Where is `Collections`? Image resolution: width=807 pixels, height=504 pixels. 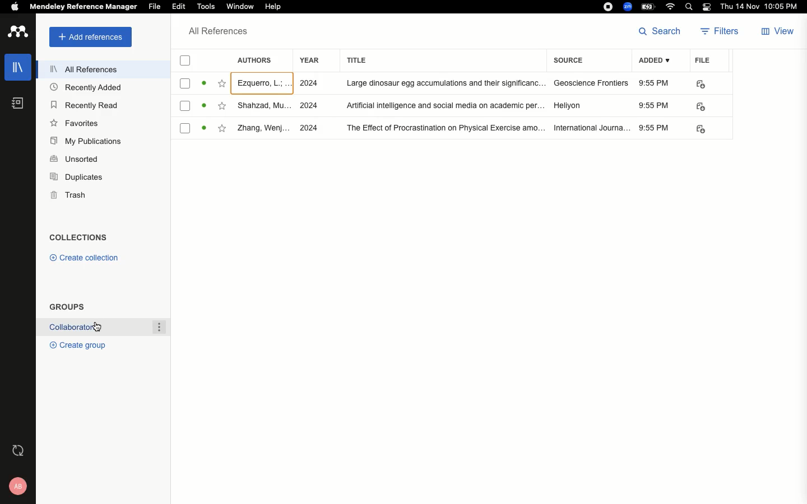 Collections is located at coordinates (82, 239).